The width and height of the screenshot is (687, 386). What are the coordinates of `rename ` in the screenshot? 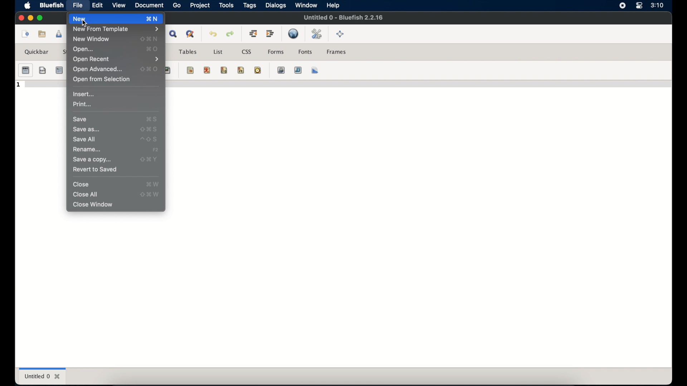 It's located at (87, 149).